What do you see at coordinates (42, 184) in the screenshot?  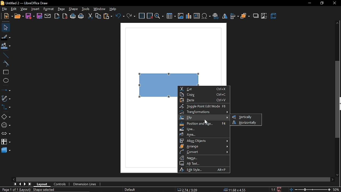 I see `layout` at bounding box center [42, 184].